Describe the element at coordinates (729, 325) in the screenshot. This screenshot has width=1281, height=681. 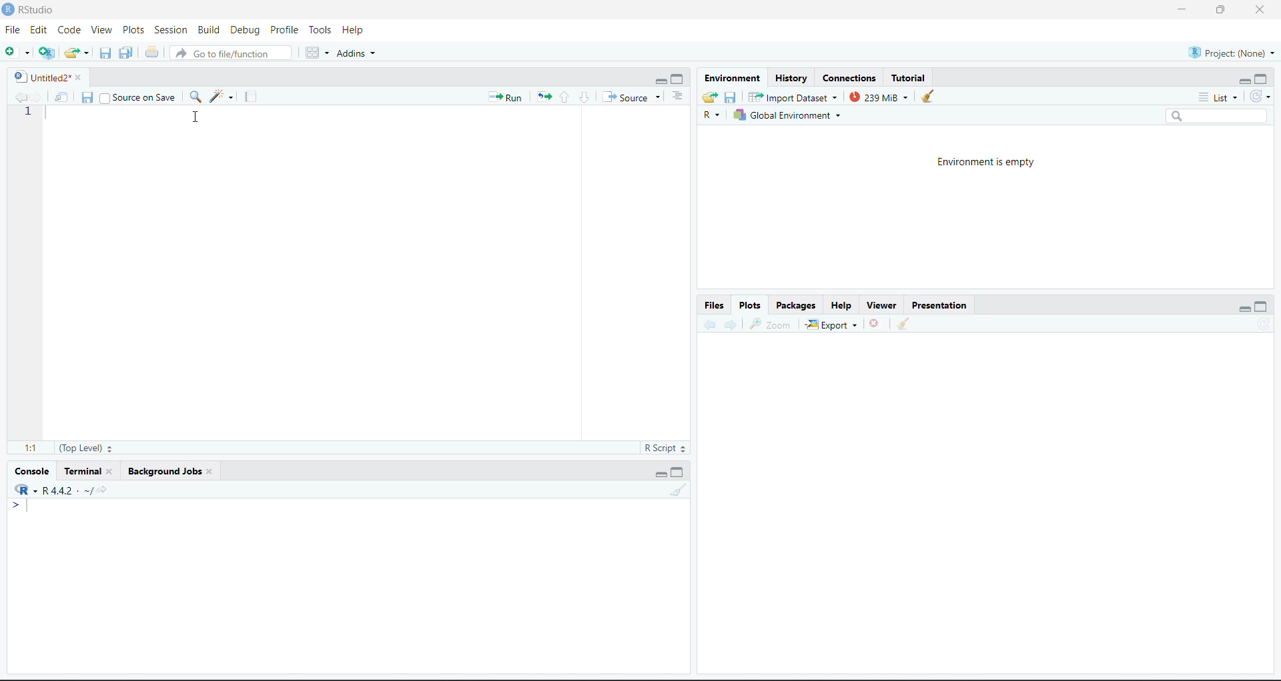
I see `Go forward to the next source location (Ctrl + F10)` at that location.